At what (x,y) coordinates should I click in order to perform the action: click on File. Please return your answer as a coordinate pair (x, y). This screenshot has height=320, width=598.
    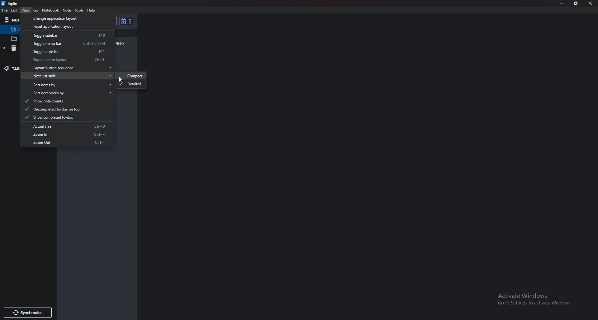
    Looking at the image, I should click on (5, 10).